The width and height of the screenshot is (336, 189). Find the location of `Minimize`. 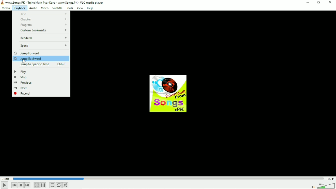

Minimize is located at coordinates (307, 2).